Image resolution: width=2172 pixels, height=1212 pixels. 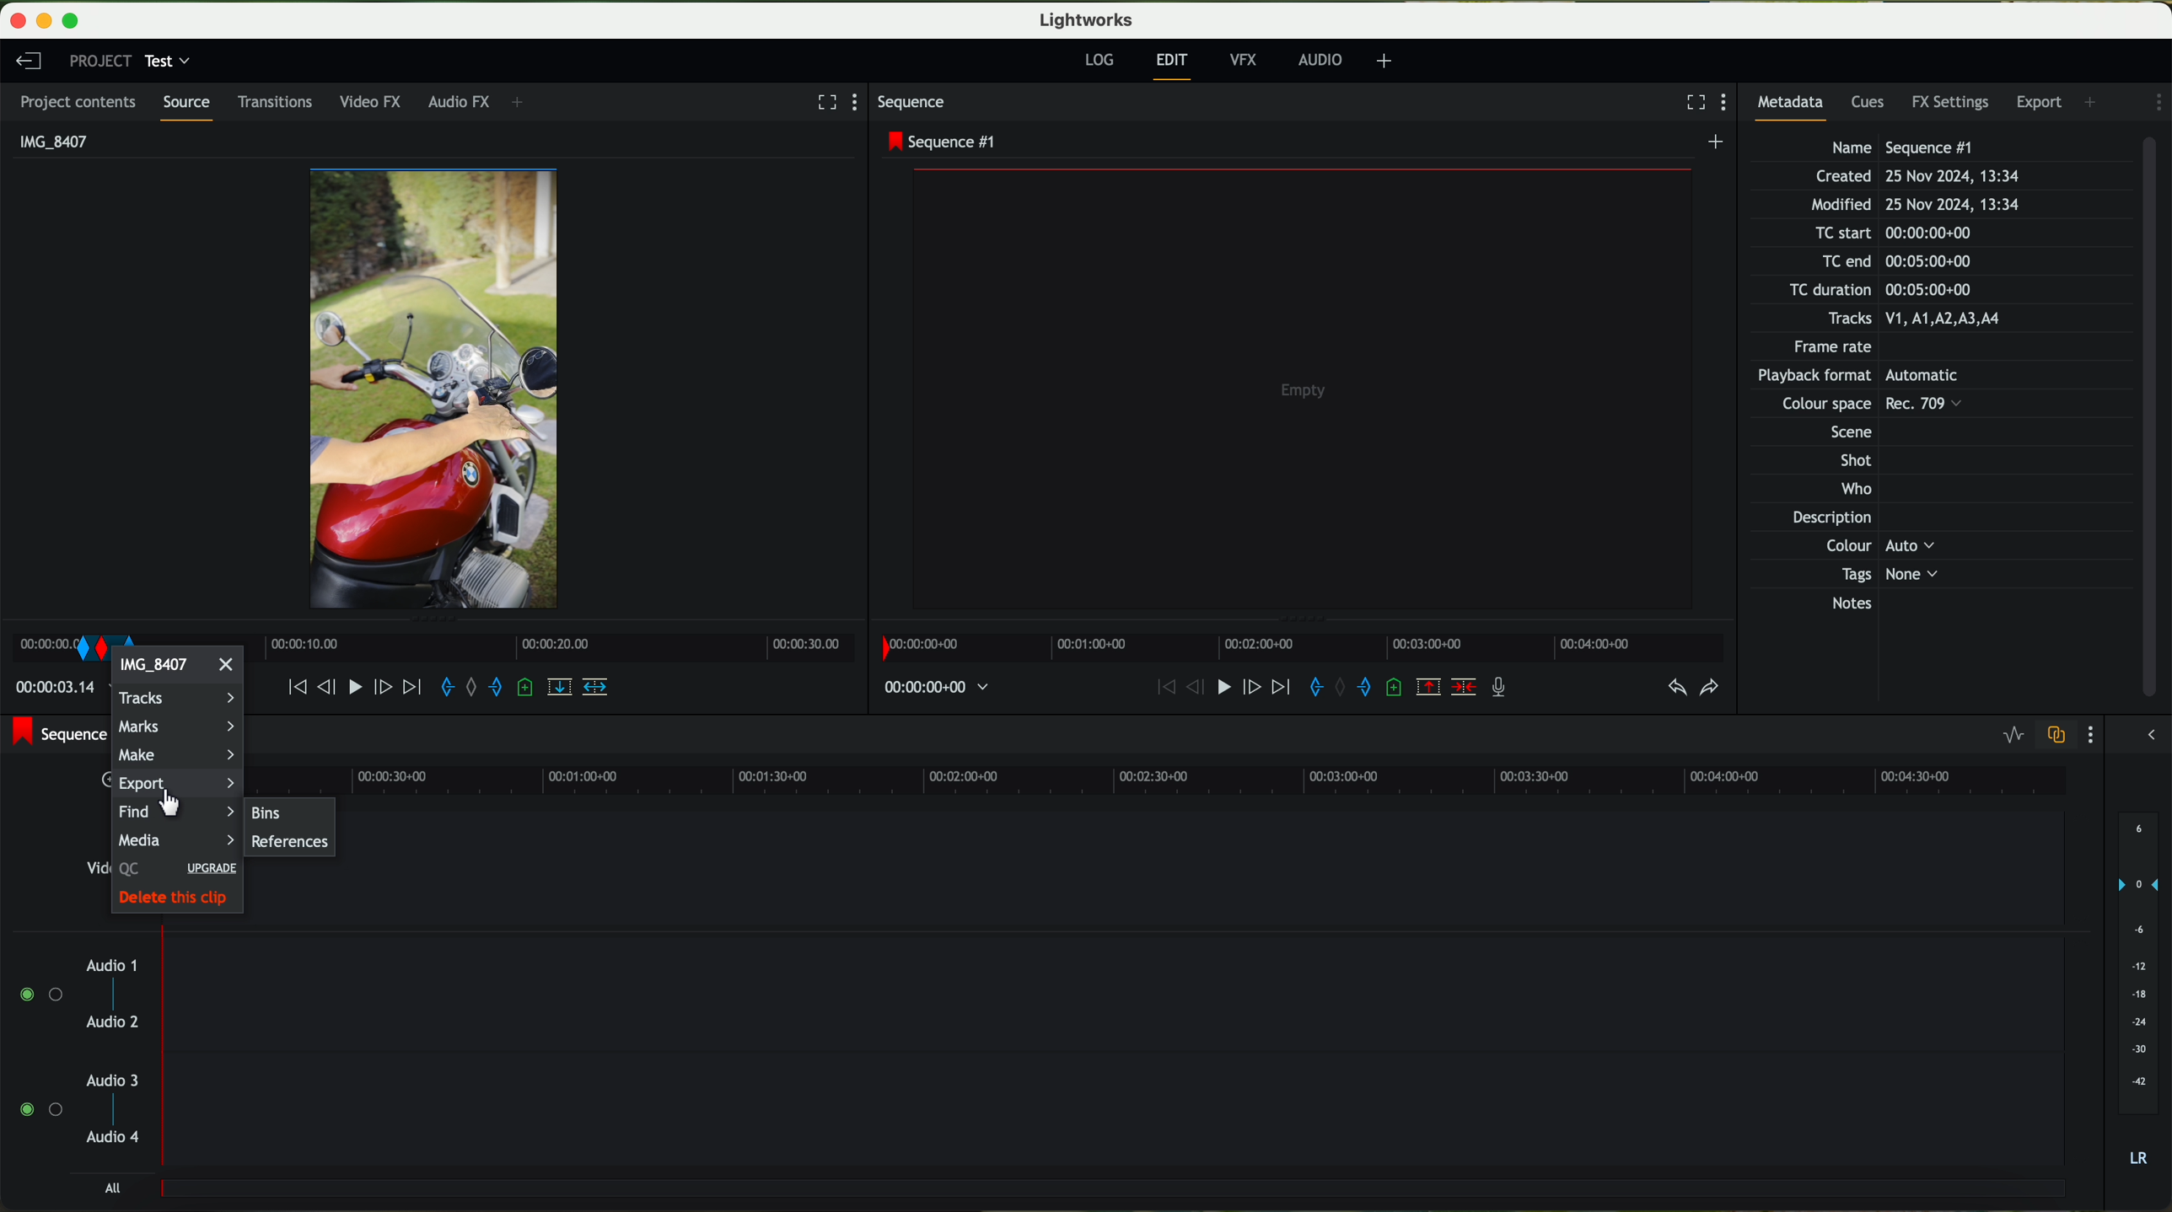 I want to click on Modified, so click(x=1913, y=206).